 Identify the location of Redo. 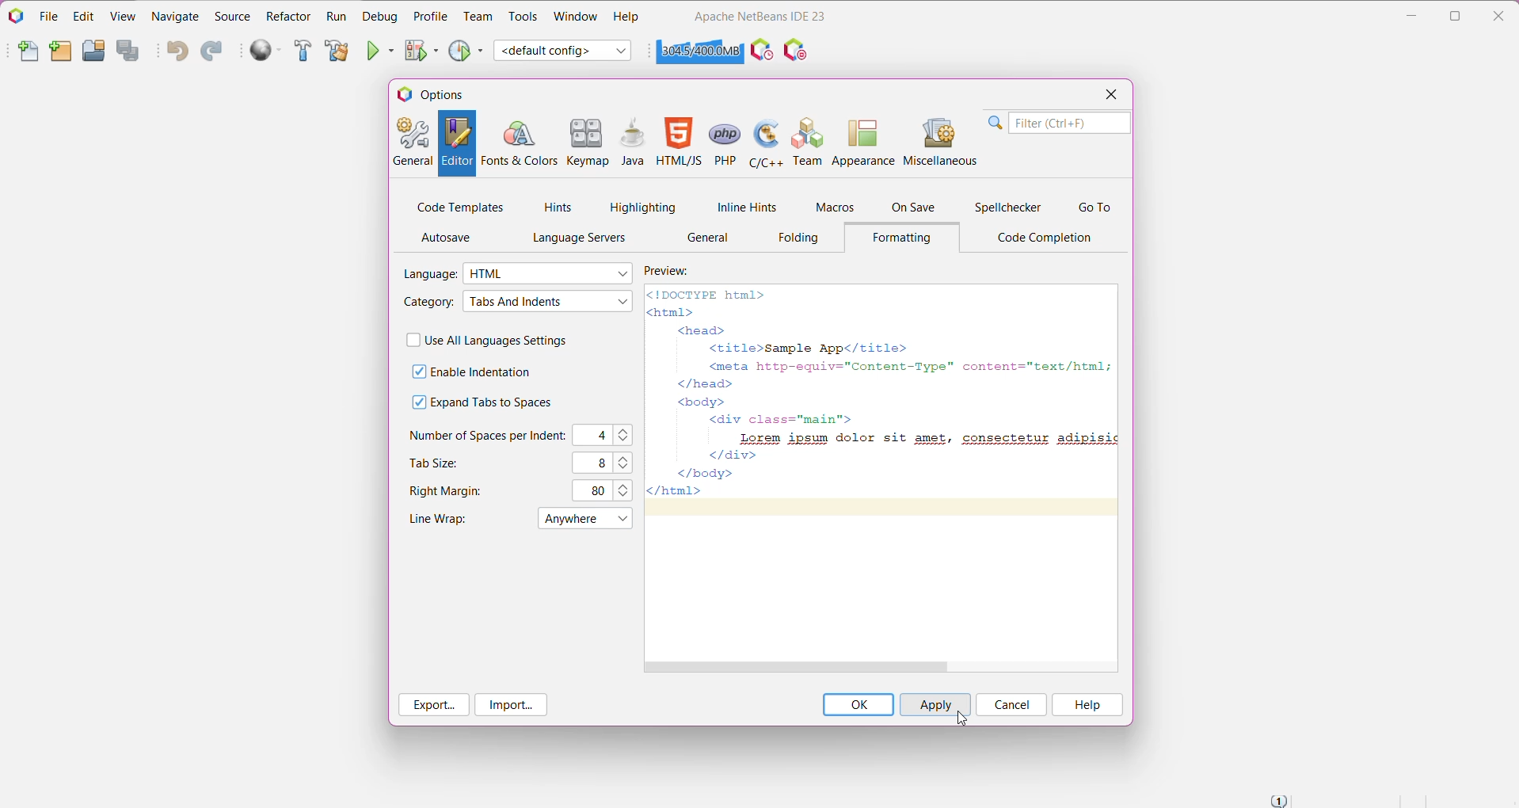
(211, 52).